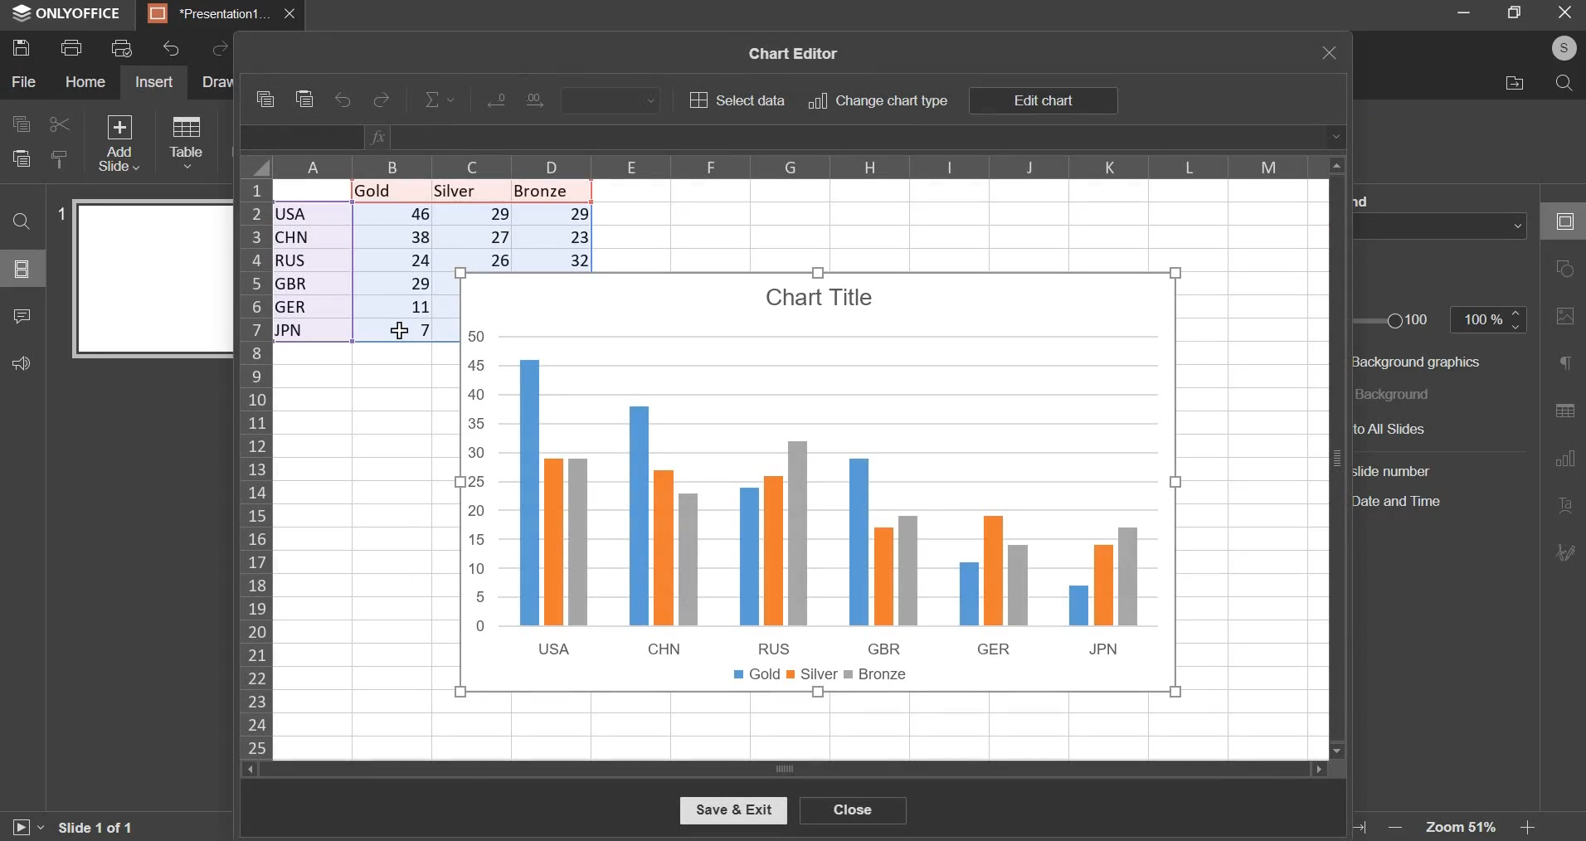 The width and height of the screenshot is (1586, 841). What do you see at coordinates (737, 100) in the screenshot?
I see `select data` at bounding box center [737, 100].